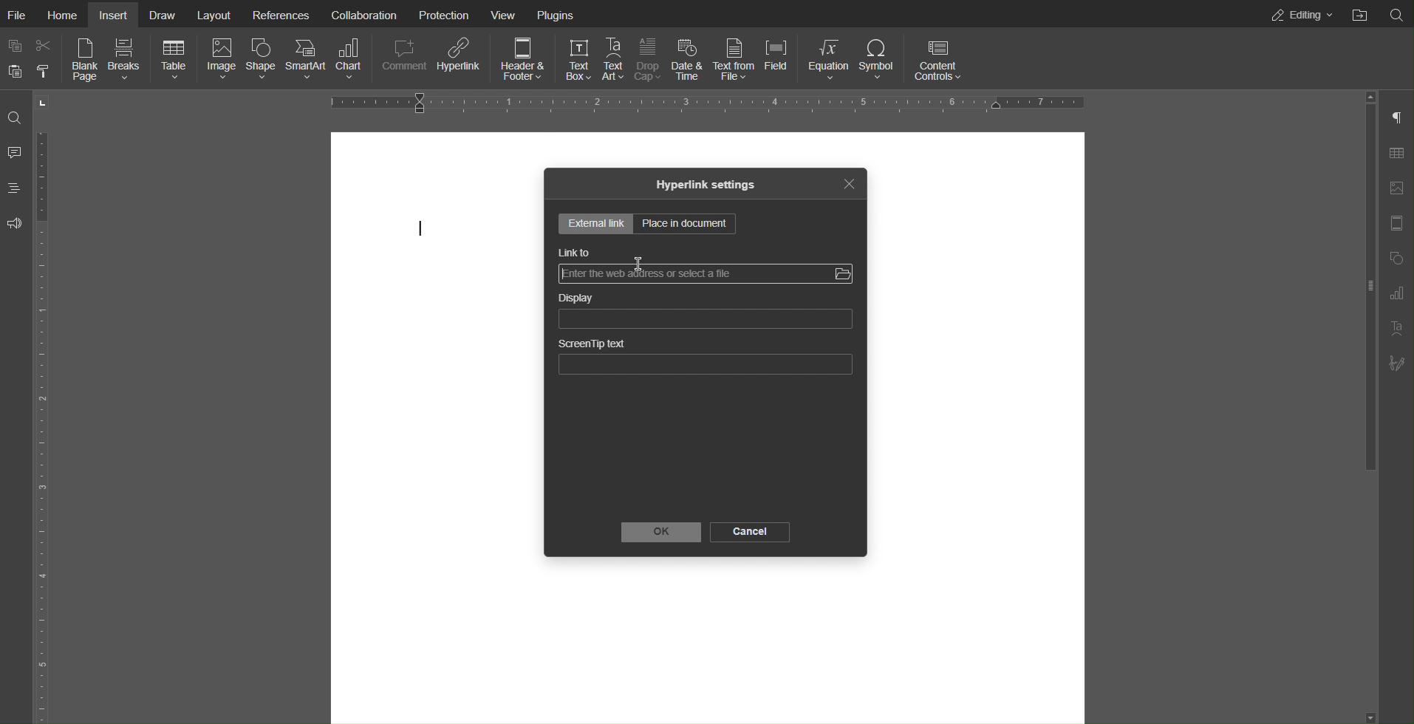 Image resolution: width=1414 pixels, height=724 pixels. I want to click on Layout, so click(216, 14).